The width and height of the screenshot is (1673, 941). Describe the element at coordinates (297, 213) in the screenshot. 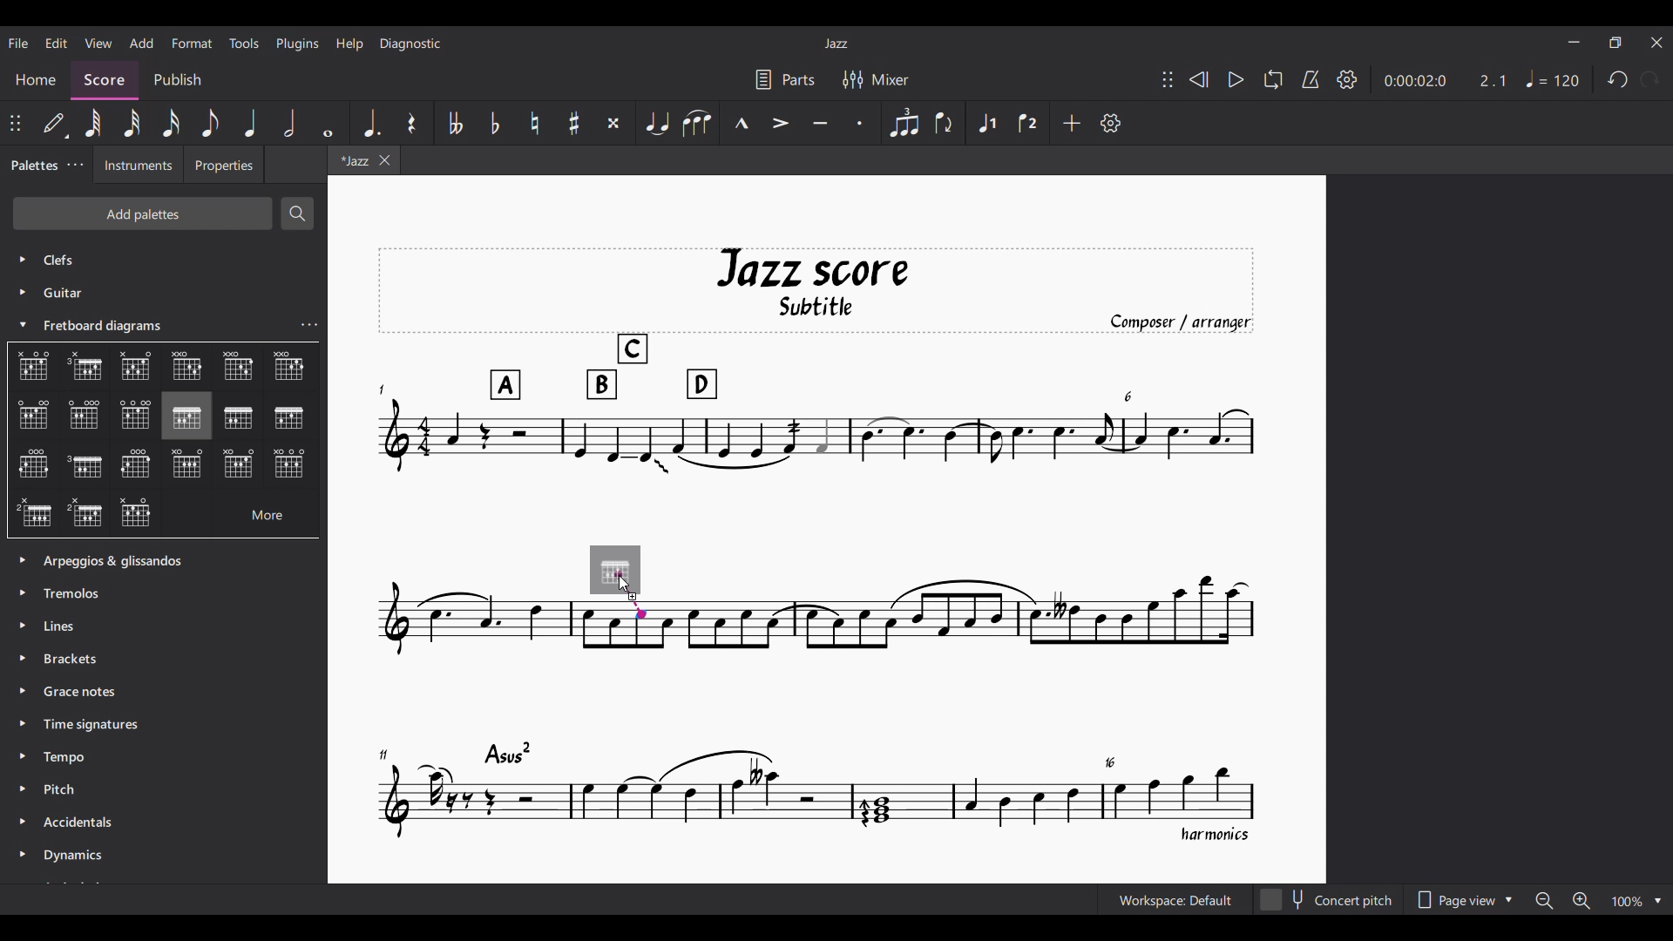

I see `Search` at that location.